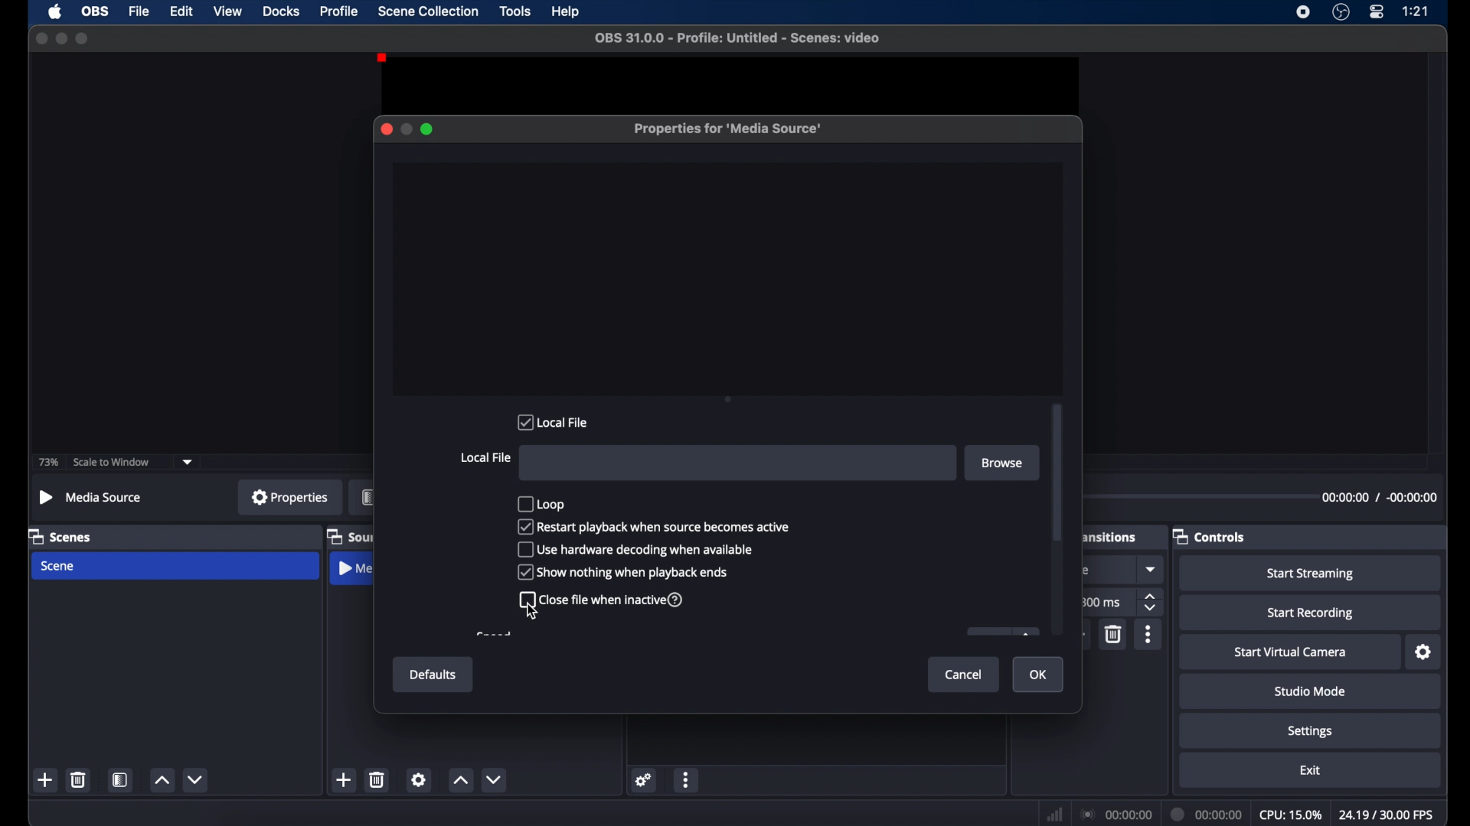 The image size is (1470, 826). What do you see at coordinates (367, 496) in the screenshot?
I see `filters` at bounding box center [367, 496].